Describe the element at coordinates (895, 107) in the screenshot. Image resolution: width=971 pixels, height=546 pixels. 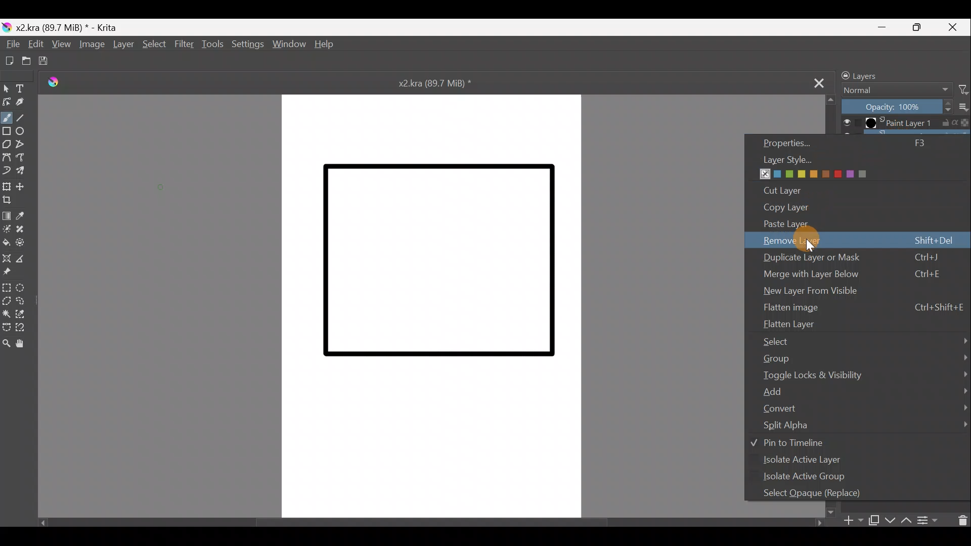
I see `Layer opacity: 100%` at that location.